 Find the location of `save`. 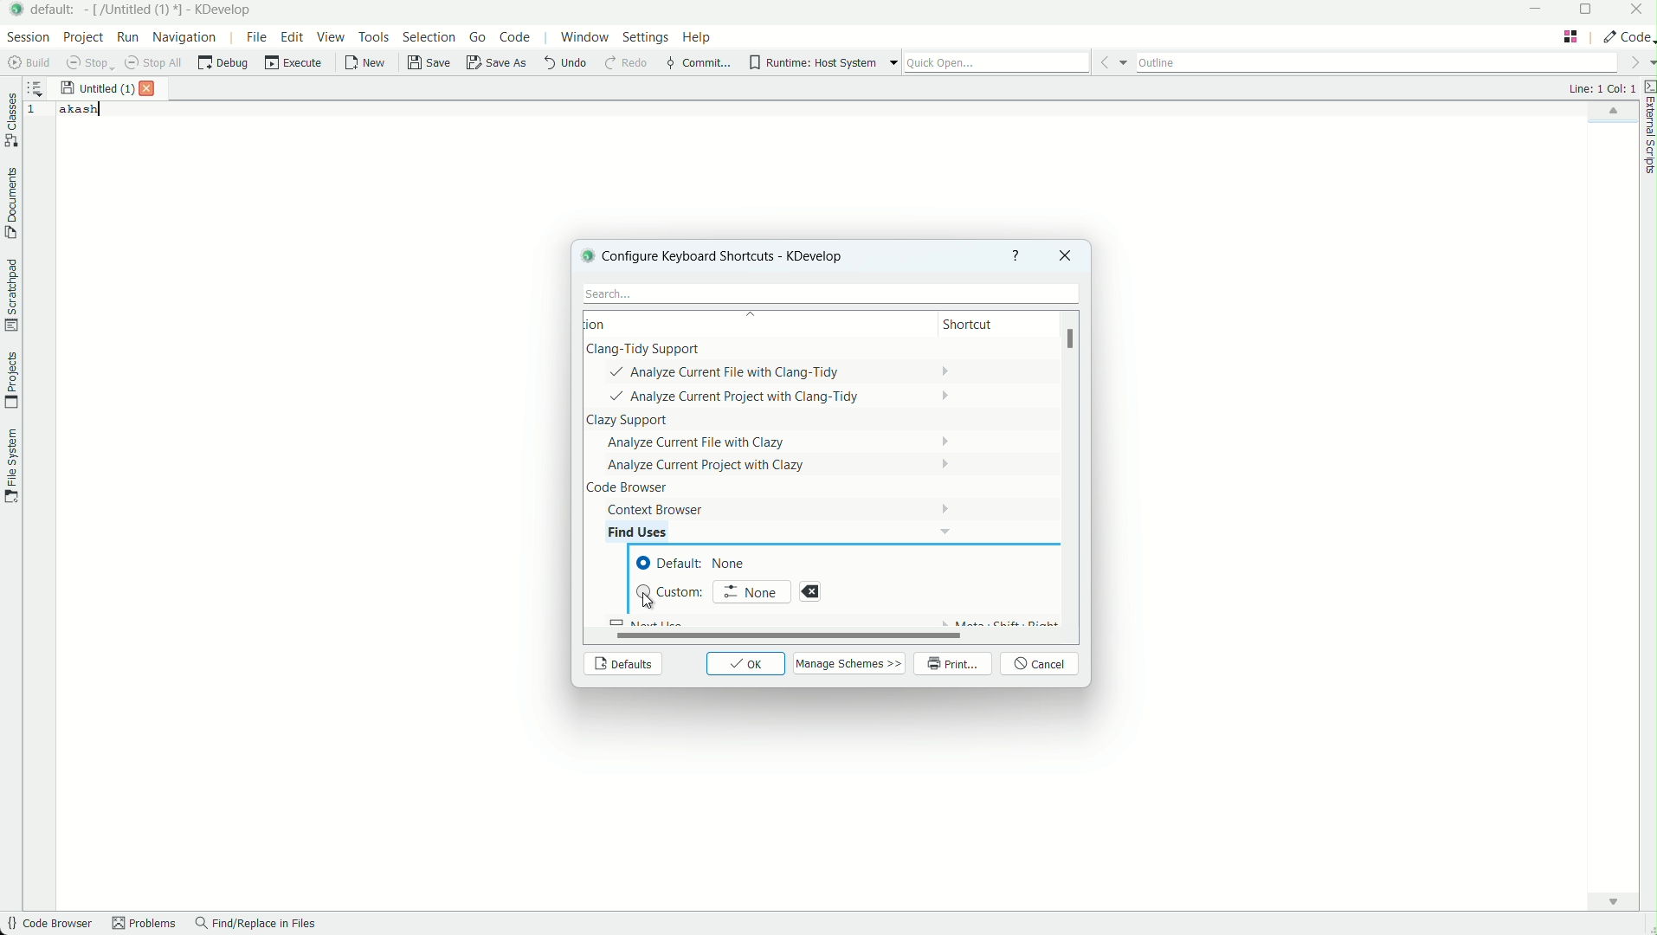

save is located at coordinates (430, 63).